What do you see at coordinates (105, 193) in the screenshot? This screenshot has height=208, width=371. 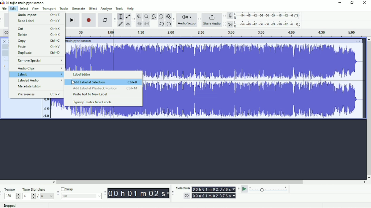 I see `Audacity timetoolbar` at bounding box center [105, 193].